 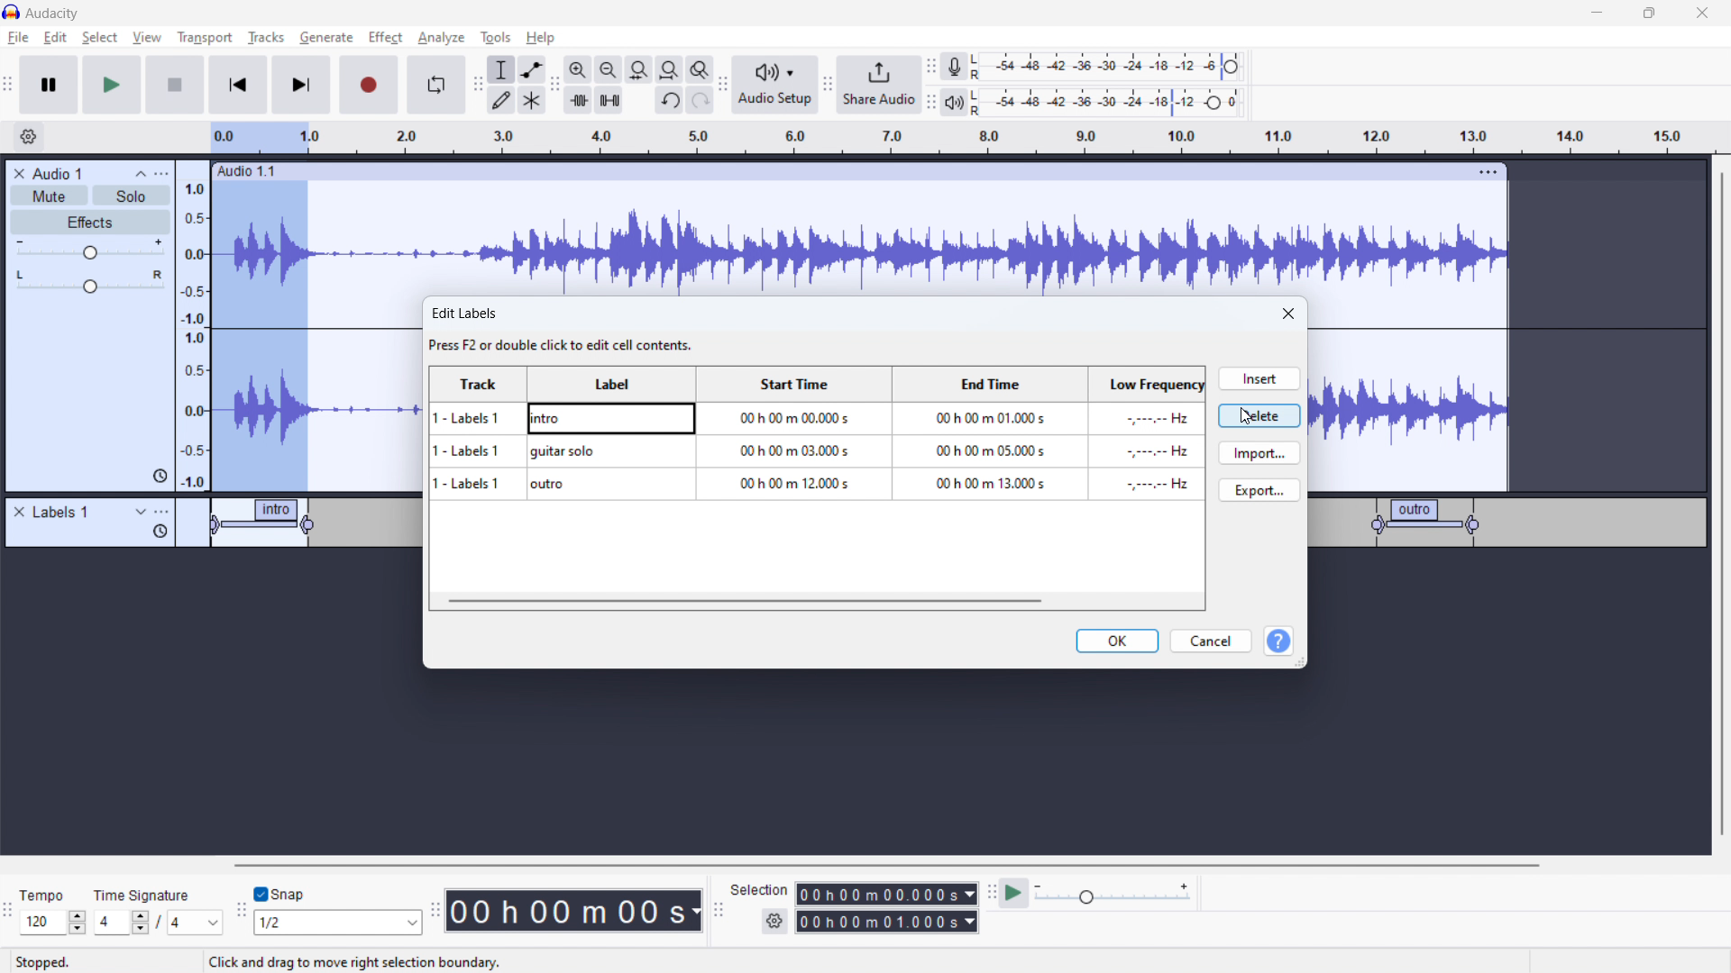 What do you see at coordinates (997, 138) in the screenshot?
I see `timeline` at bounding box center [997, 138].